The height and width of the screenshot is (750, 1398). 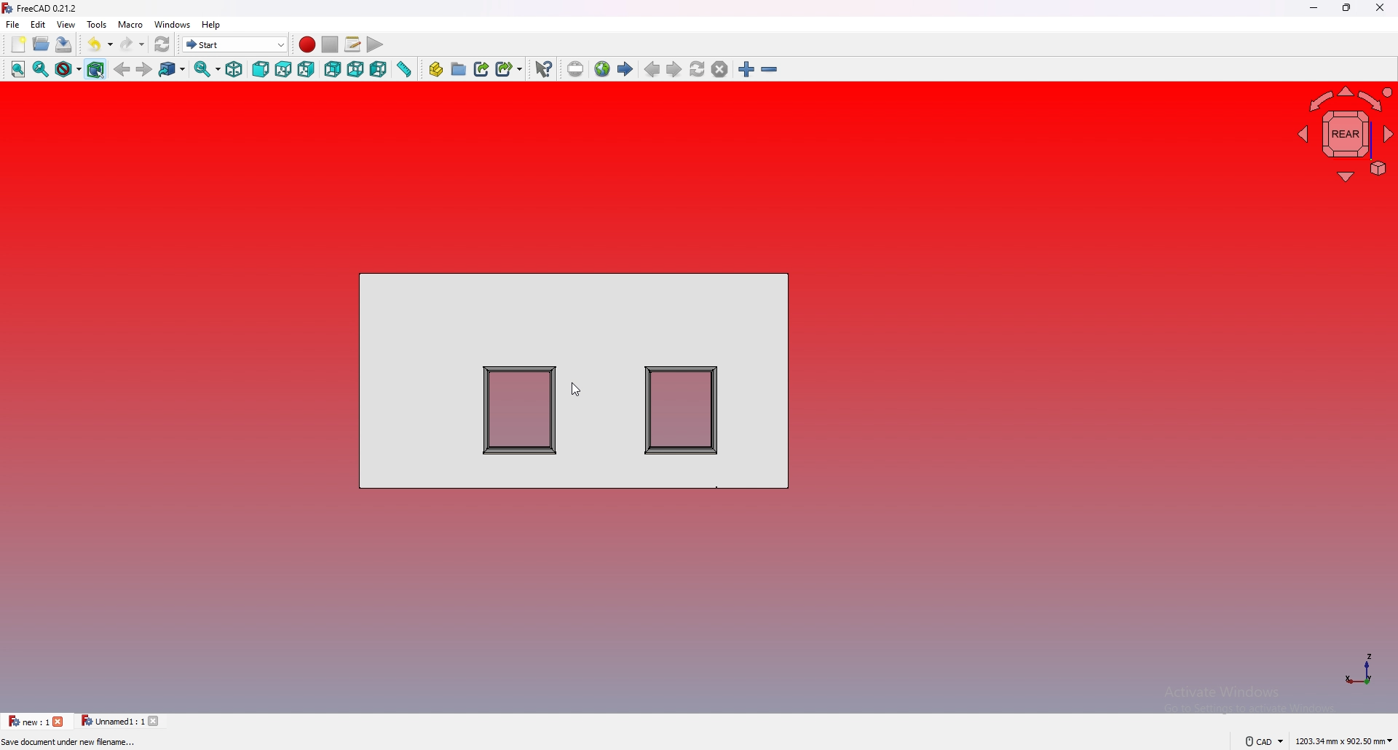 I want to click on close, so click(x=157, y=721).